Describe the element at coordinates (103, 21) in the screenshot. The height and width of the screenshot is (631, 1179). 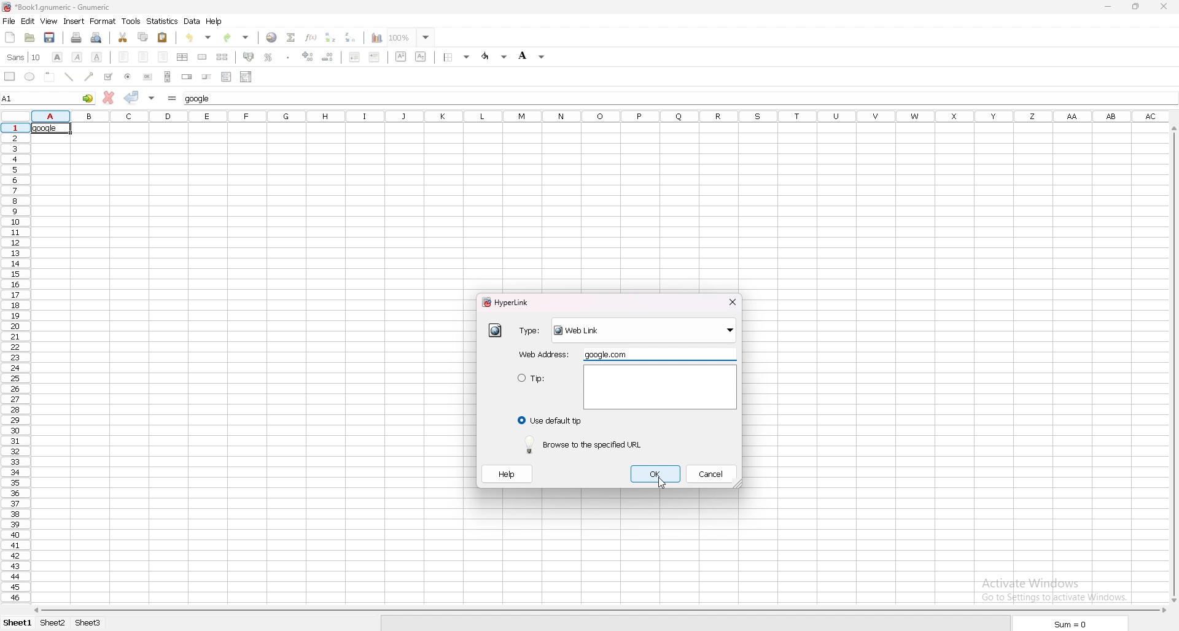
I see `format` at that location.